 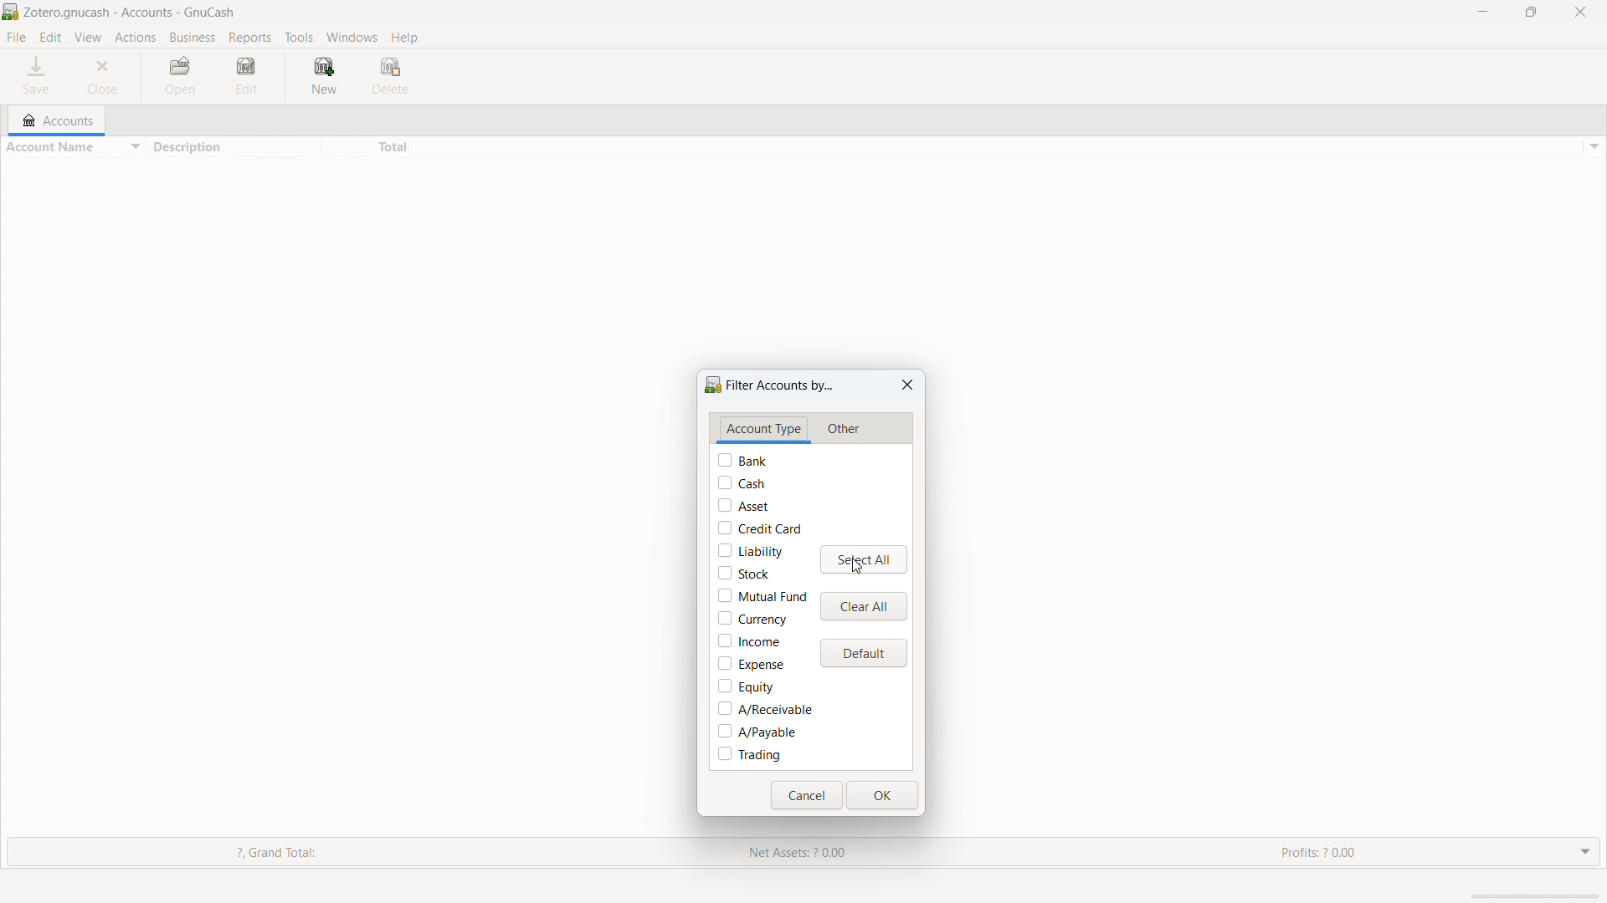 I want to click on tools, so click(x=299, y=37).